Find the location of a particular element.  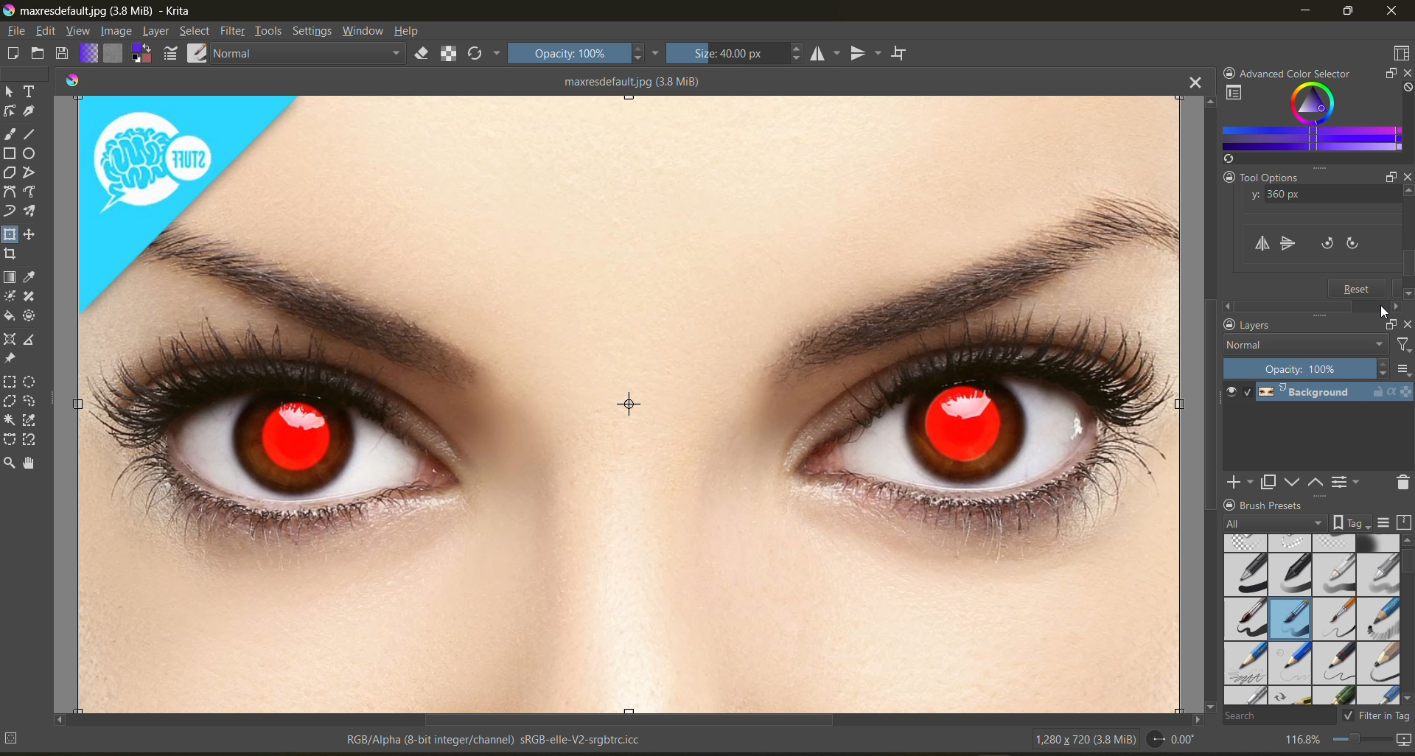

colors is located at coordinates (73, 78).